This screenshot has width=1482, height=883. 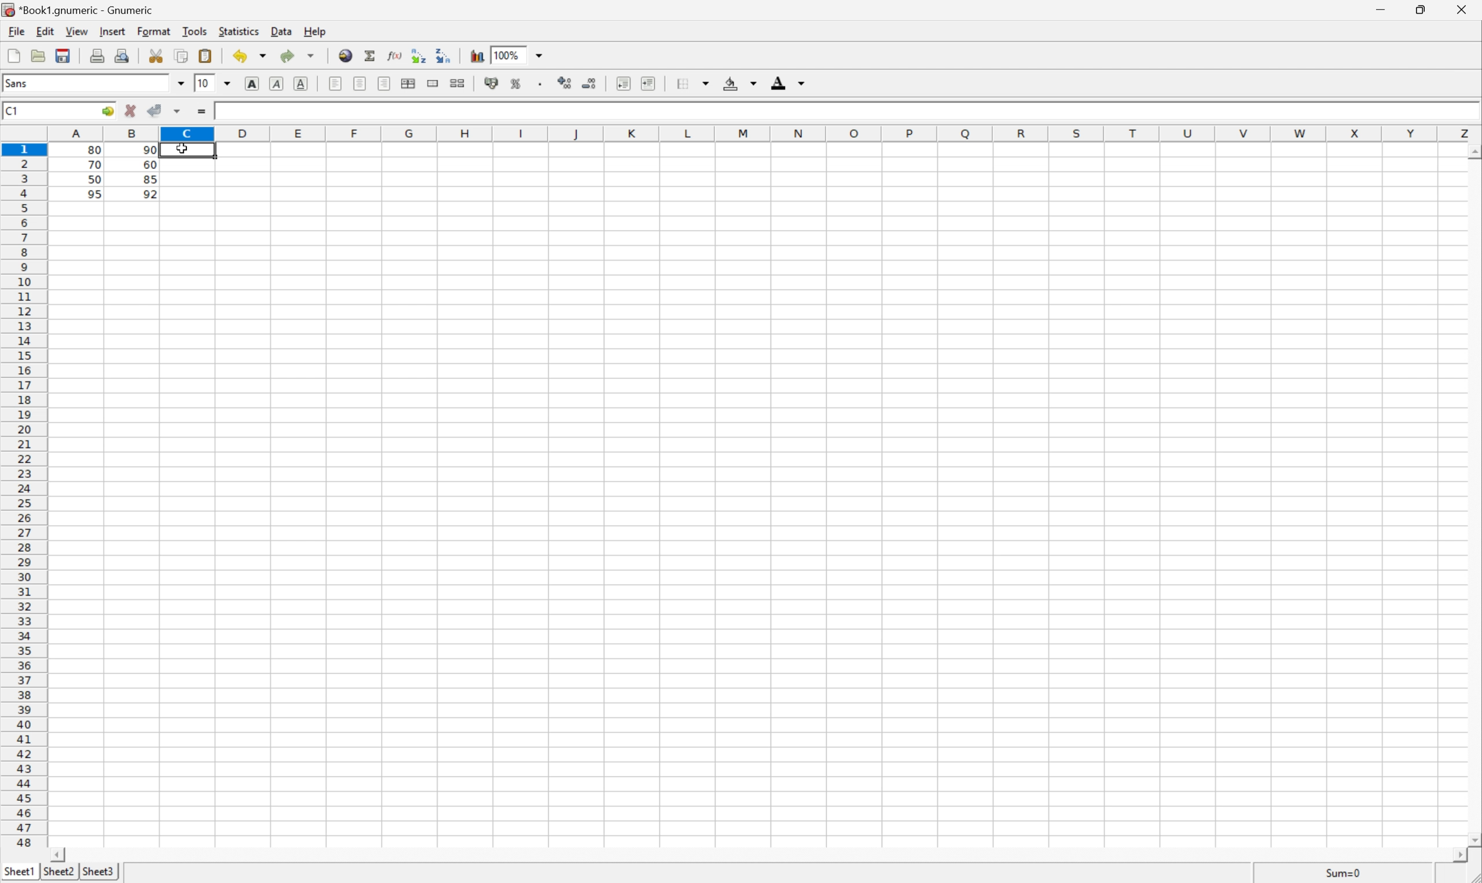 What do you see at coordinates (459, 83) in the screenshot?
I see `Split merged ranges of cells` at bounding box center [459, 83].